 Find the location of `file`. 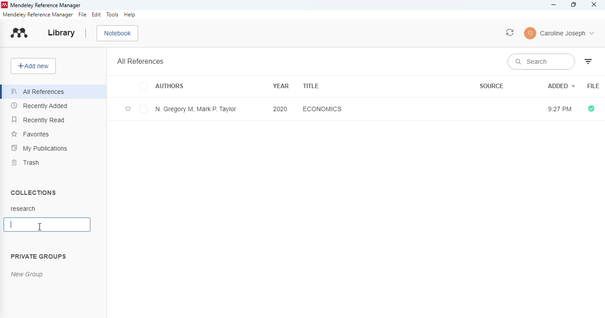

file is located at coordinates (593, 86).